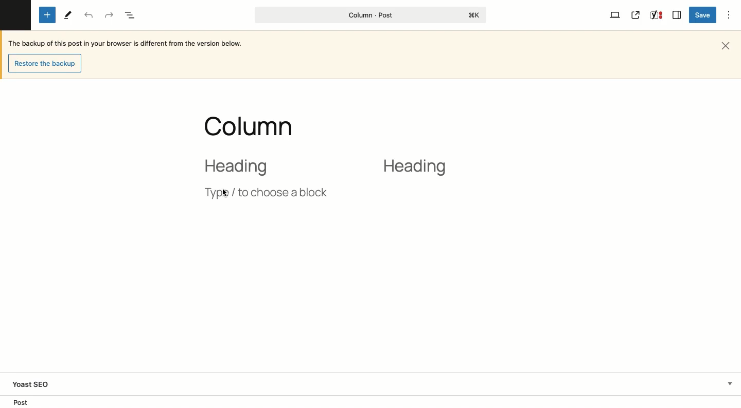  What do you see at coordinates (372, 402) in the screenshot?
I see `Location` at bounding box center [372, 402].